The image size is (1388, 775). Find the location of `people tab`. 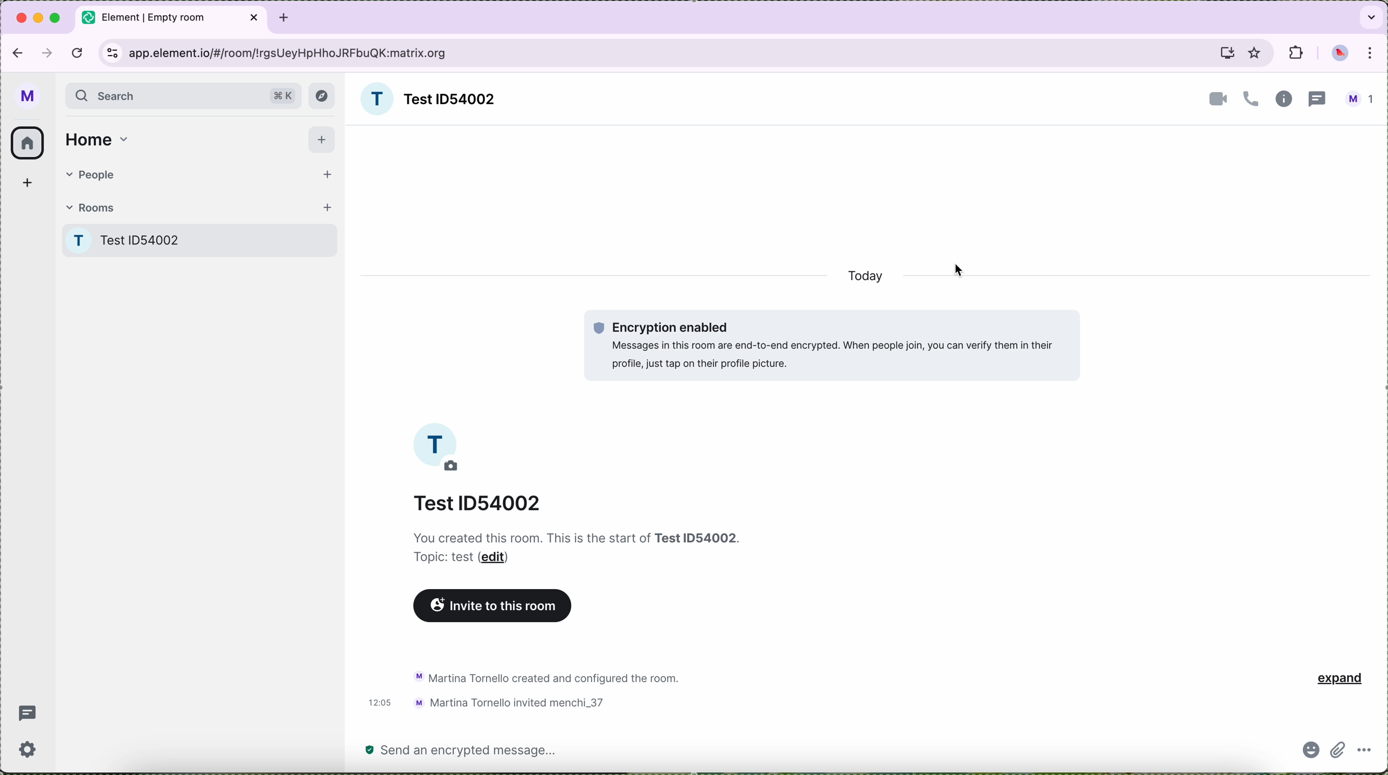

people tab is located at coordinates (198, 173).